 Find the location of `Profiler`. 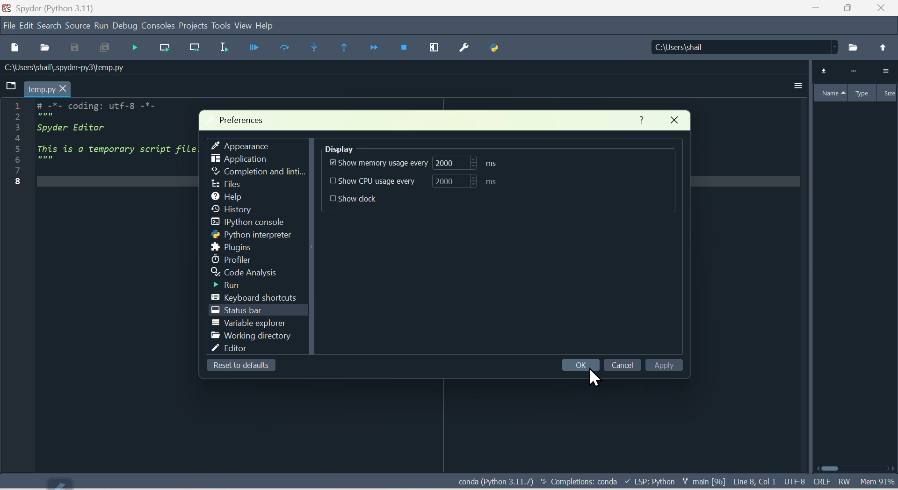

Profiler is located at coordinates (235, 260).